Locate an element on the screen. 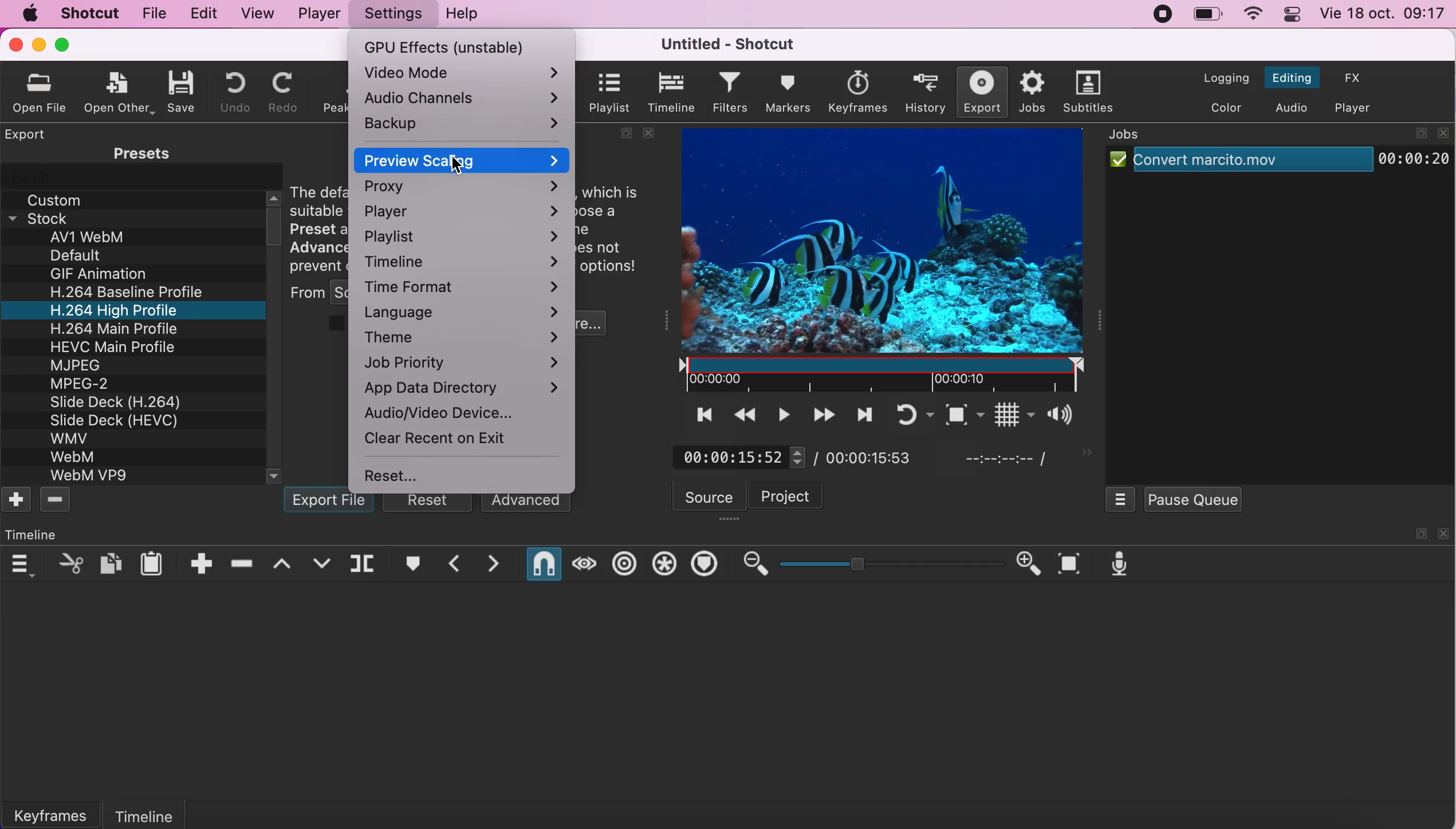 This screenshot has width=1456, height=829. app data directory is located at coordinates (464, 386).